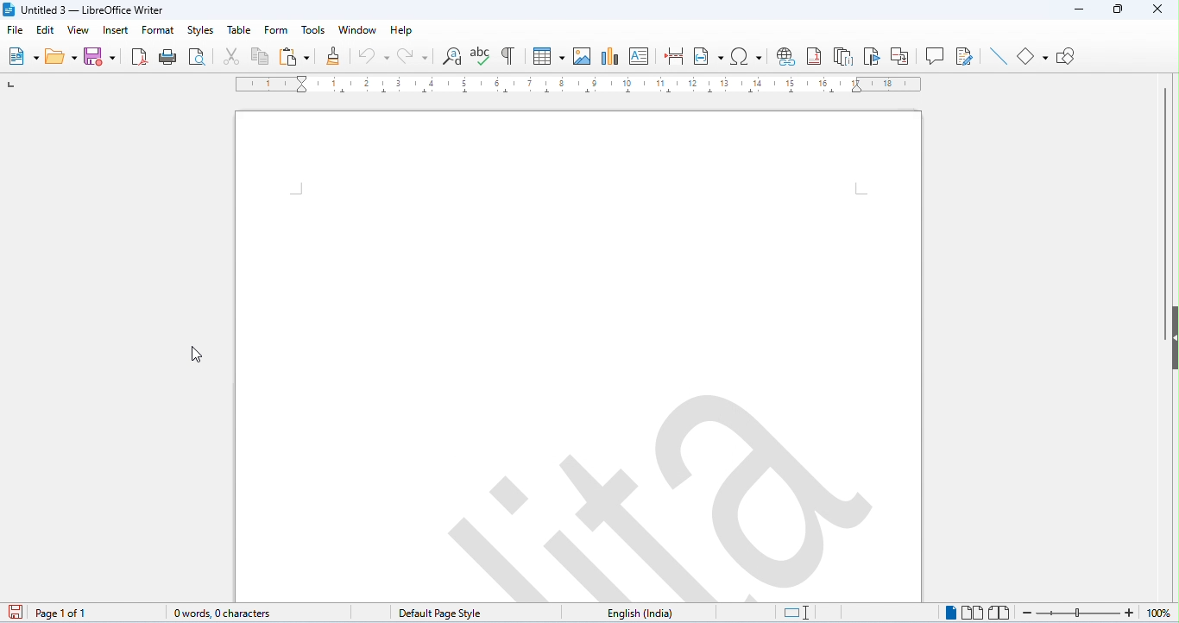 The width and height of the screenshot is (1179, 623). I want to click on table, so click(241, 30).